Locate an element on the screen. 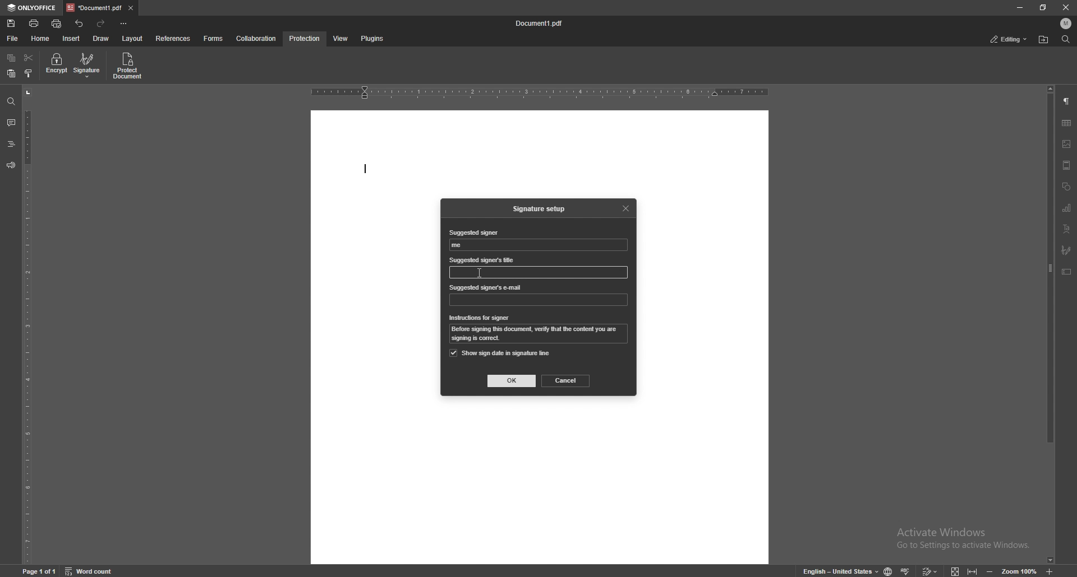  page is located at coordinates (41, 570).